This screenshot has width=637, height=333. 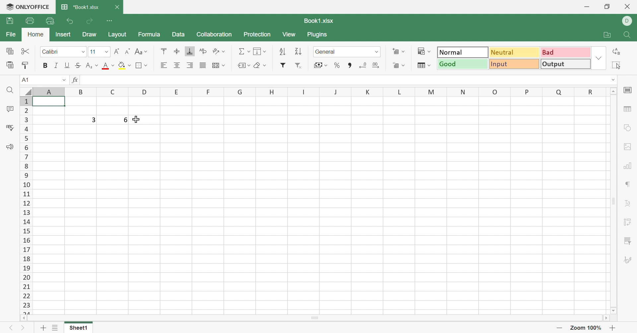 I want to click on Image settings, so click(x=629, y=147).